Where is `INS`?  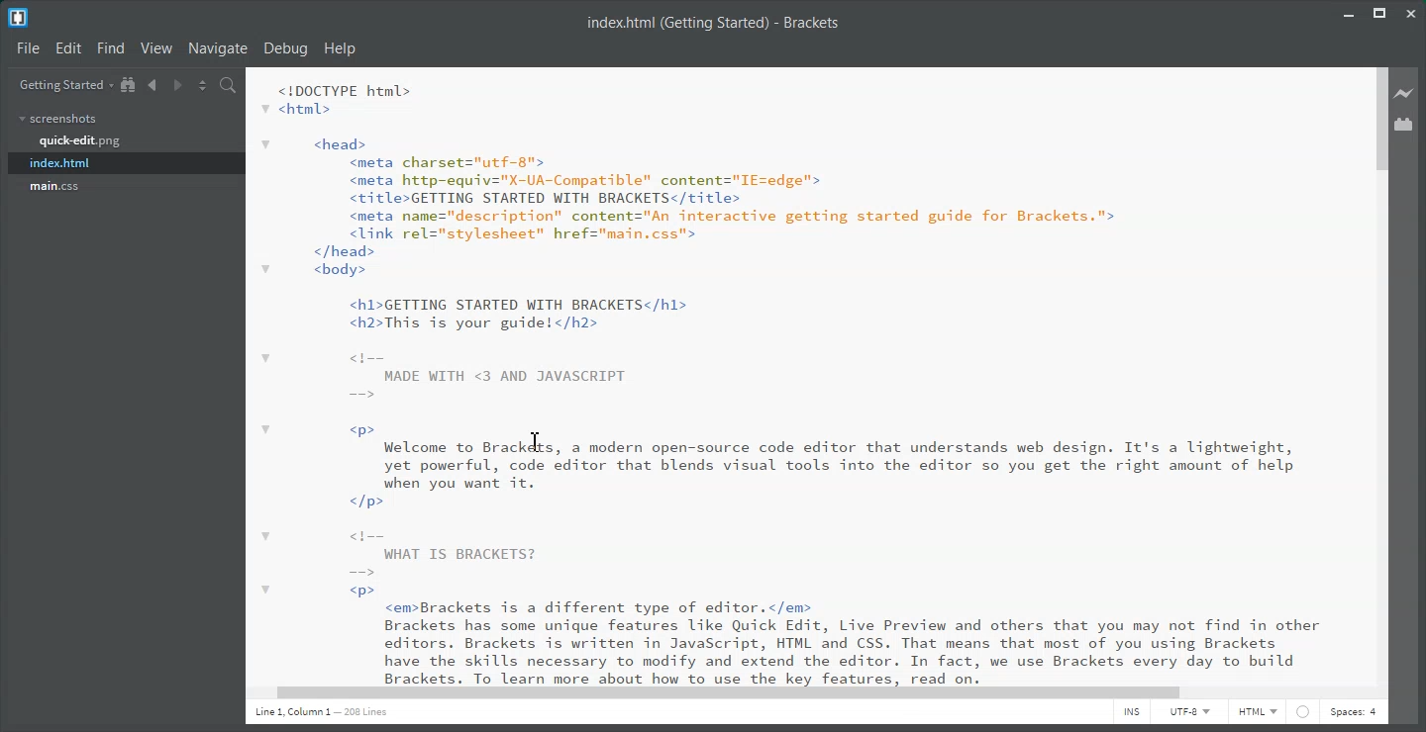
INS is located at coordinates (1132, 713).